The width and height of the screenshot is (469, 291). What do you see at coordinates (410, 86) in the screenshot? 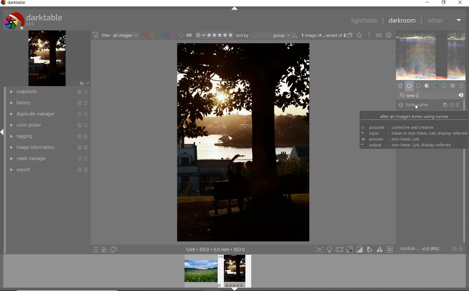
I see `show only active modules` at bounding box center [410, 86].